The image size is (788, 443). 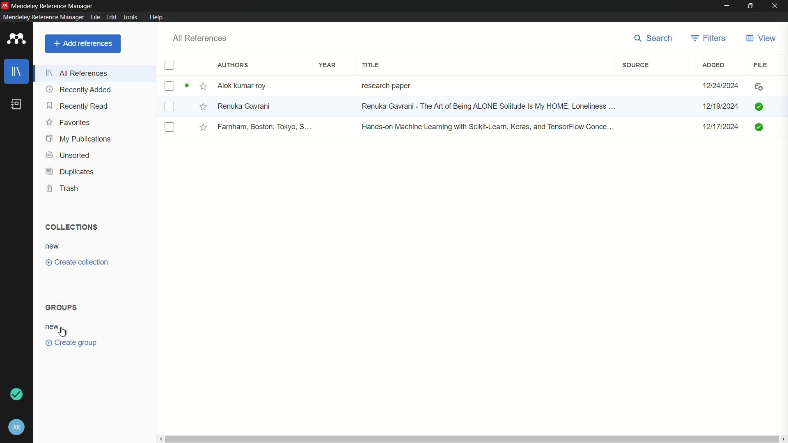 What do you see at coordinates (68, 154) in the screenshot?
I see `unsorted` at bounding box center [68, 154].